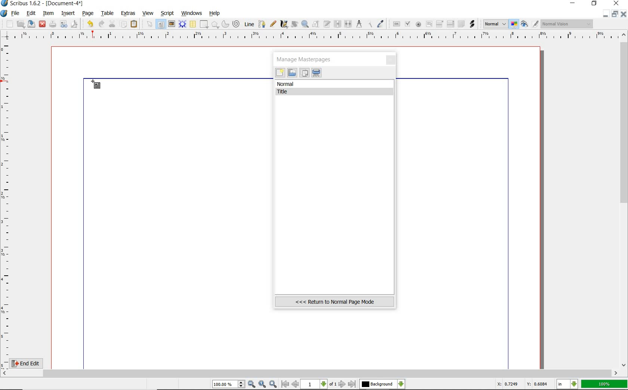 This screenshot has height=390, width=628. I want to click on of 1, so click(333, 384).